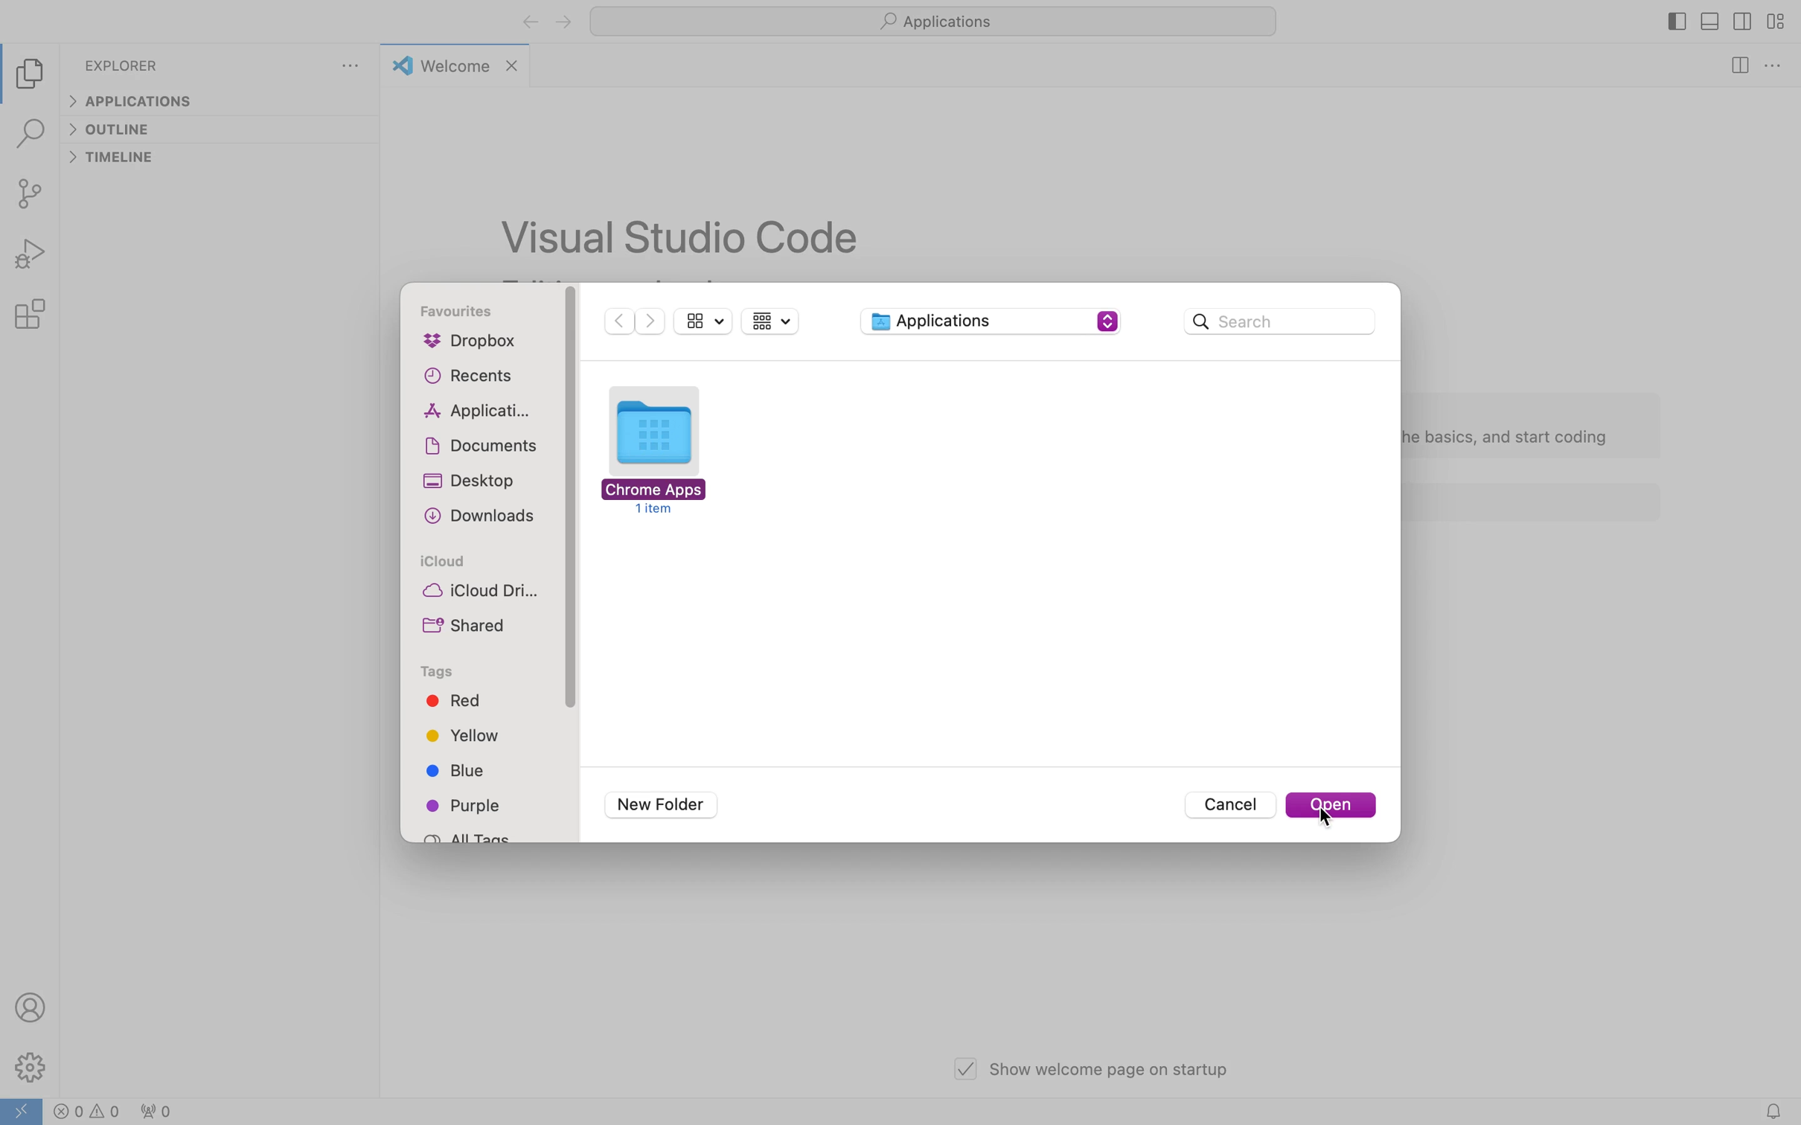 The width and height of the screenshot is (1801, 1125). What do you see at coordinates (33, 1067) in the screenshot?
I see `settings` at bounding box center [33, 1067].